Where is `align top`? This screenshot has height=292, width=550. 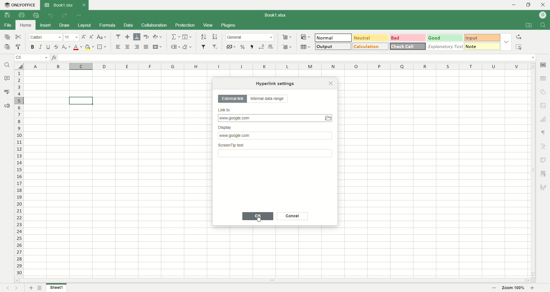
align top is located at coordinates (118, 37).